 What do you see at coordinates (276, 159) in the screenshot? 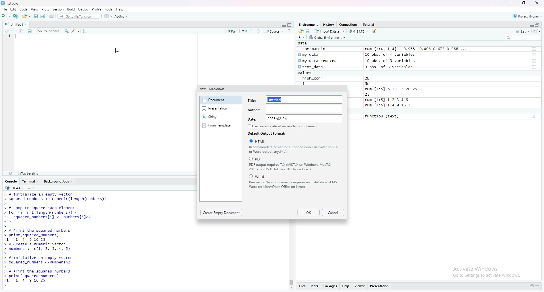
I see `PDF` at bounding box center [276, 159].